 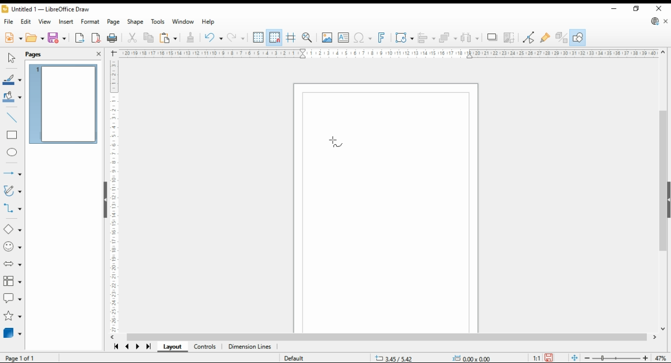 What do you see at coordinates (114, 22) in the screenshot?
I see `page` at bounding box center [114, 22].